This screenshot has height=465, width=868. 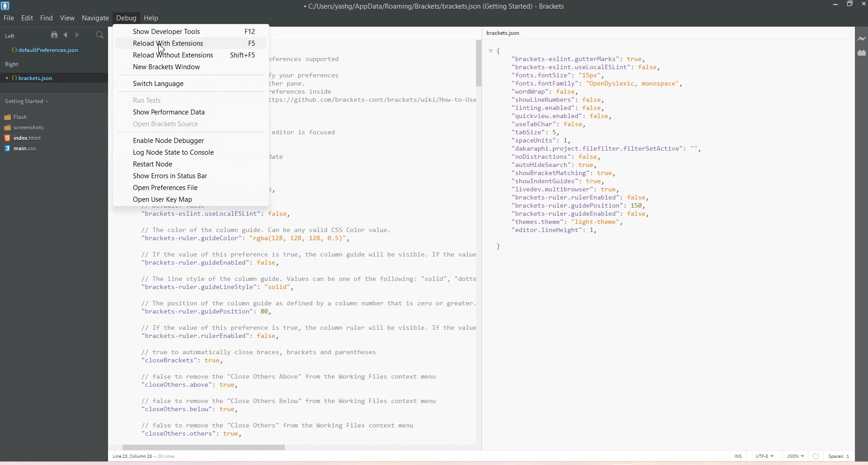 I want to click on Open preferences file, so click(x=190, y=188).